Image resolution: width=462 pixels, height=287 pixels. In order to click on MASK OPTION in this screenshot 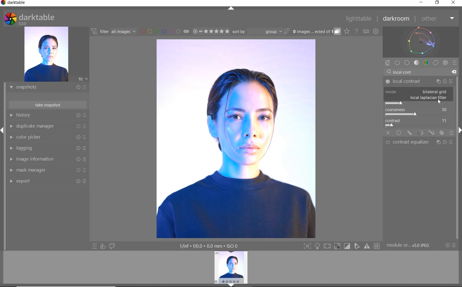, I will do `click(420, 133)`.